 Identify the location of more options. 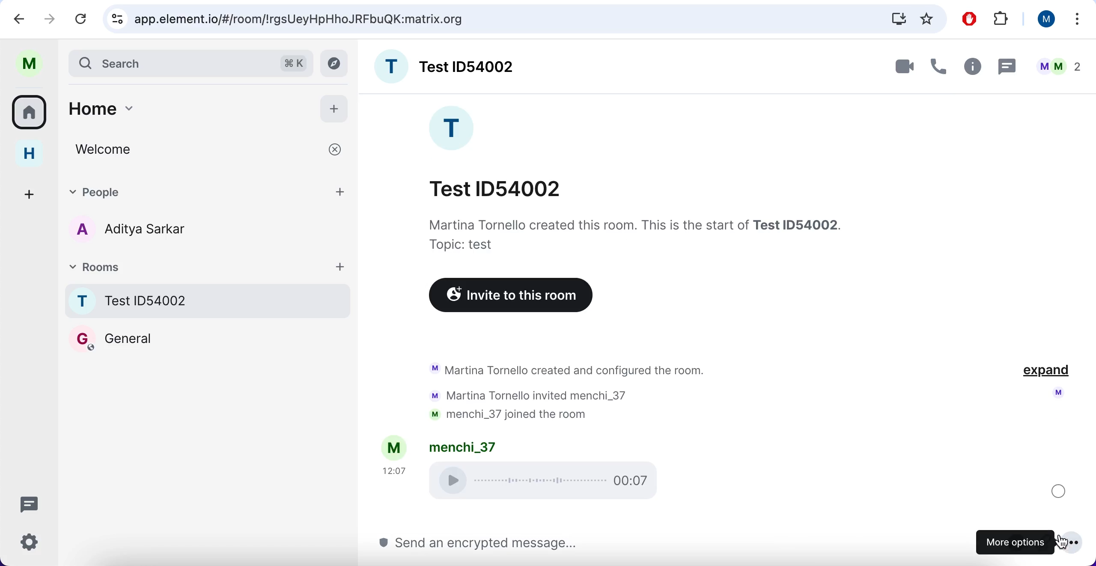
(1015, 542).